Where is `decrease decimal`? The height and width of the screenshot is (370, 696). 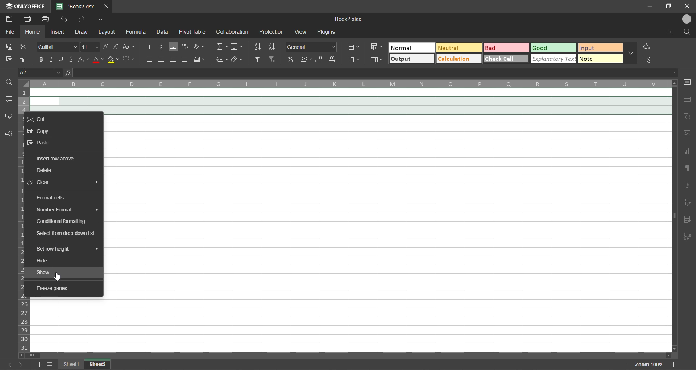 decrease decimal is located at coordinates (321, 60).